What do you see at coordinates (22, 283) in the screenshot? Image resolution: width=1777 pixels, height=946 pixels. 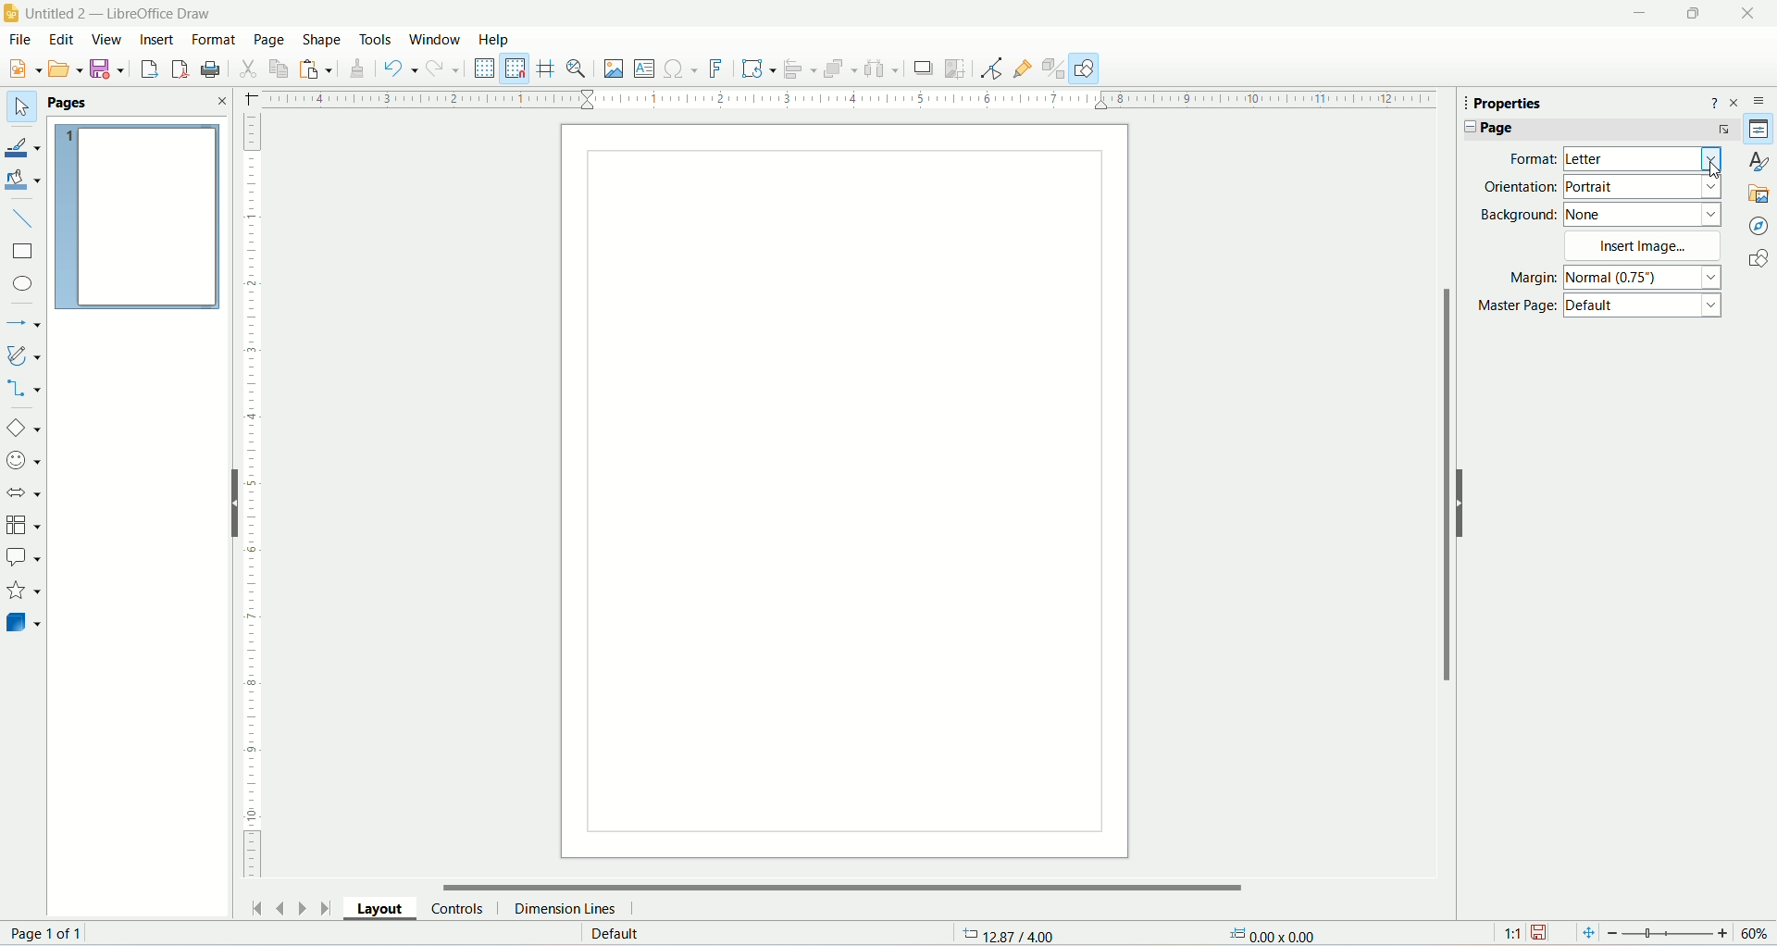 I see `ellipse` at bounding box center [22, 283].